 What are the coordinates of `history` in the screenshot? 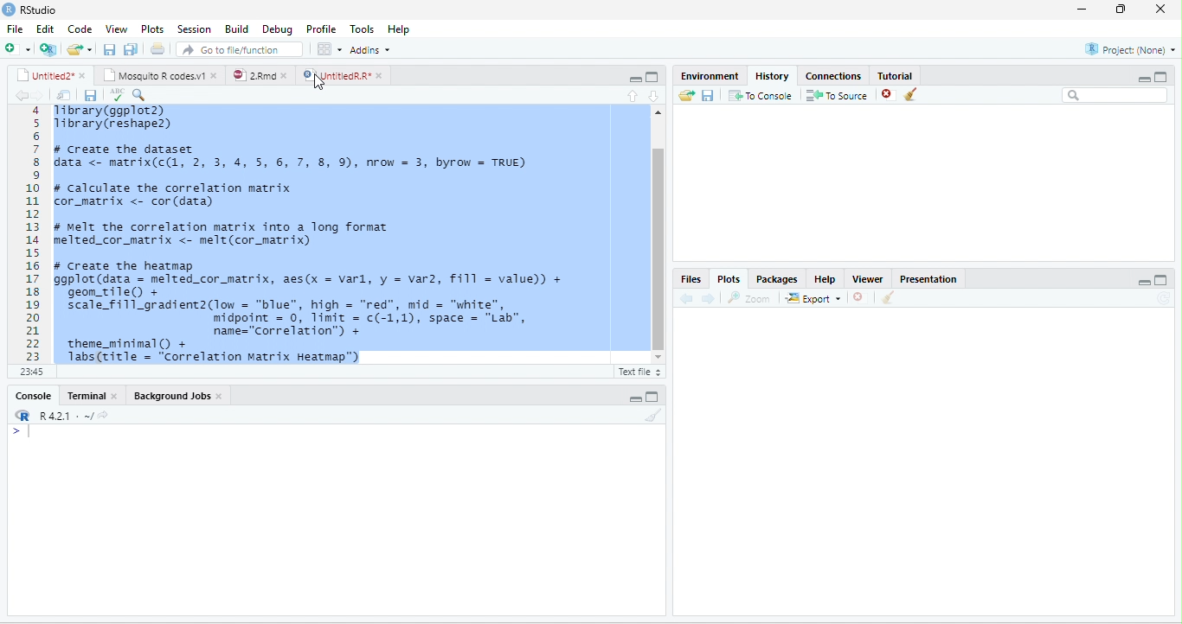 It's located at (770, 74).